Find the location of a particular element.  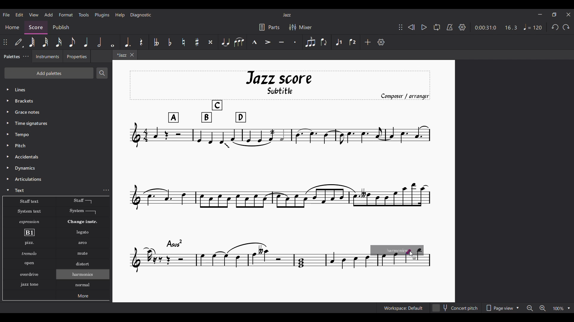

Dynamics is located at coordinates (25, 169).